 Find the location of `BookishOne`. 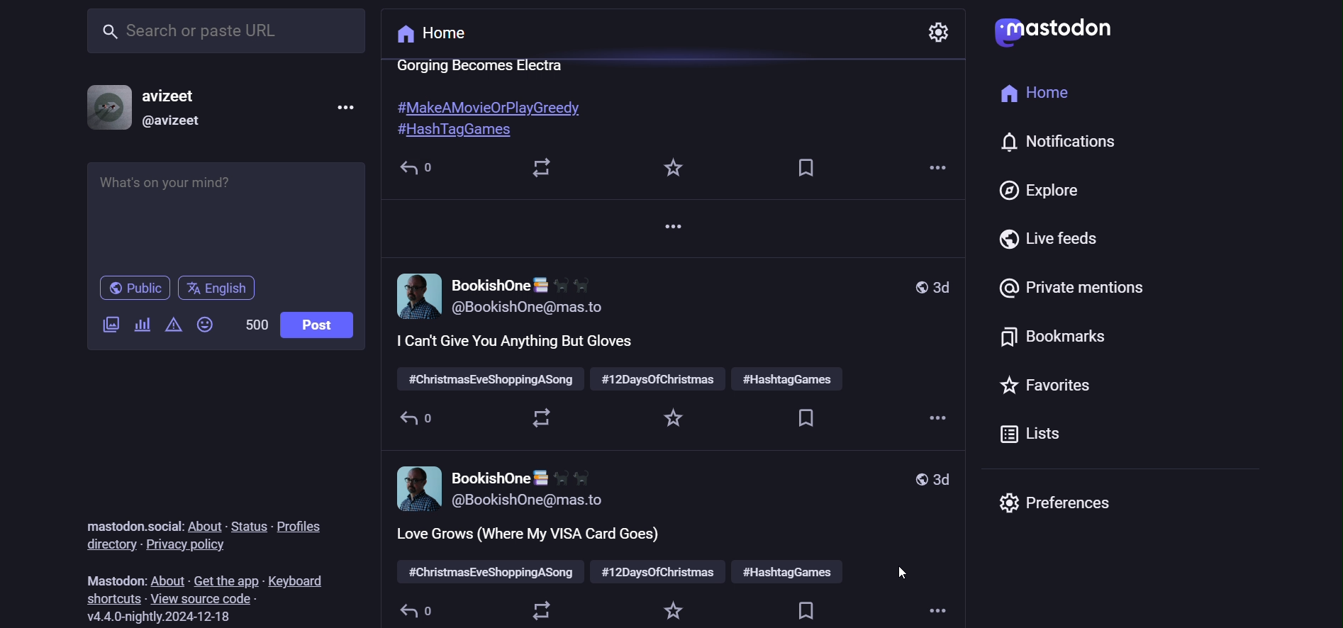

BookishOne is located at coordinates (519, 477).